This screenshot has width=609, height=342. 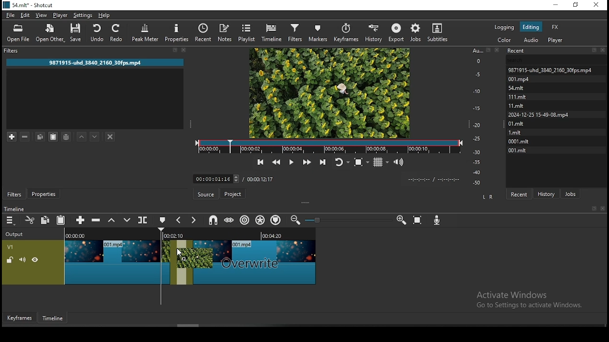 I want to click on mouse pointer, so click(x=182, y=254).